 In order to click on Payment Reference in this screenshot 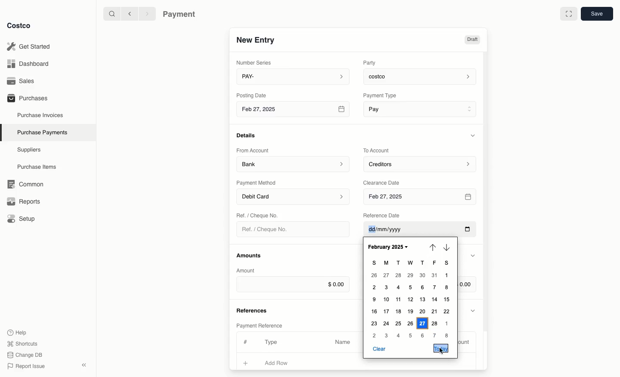, I will do `click(259, 324)`.